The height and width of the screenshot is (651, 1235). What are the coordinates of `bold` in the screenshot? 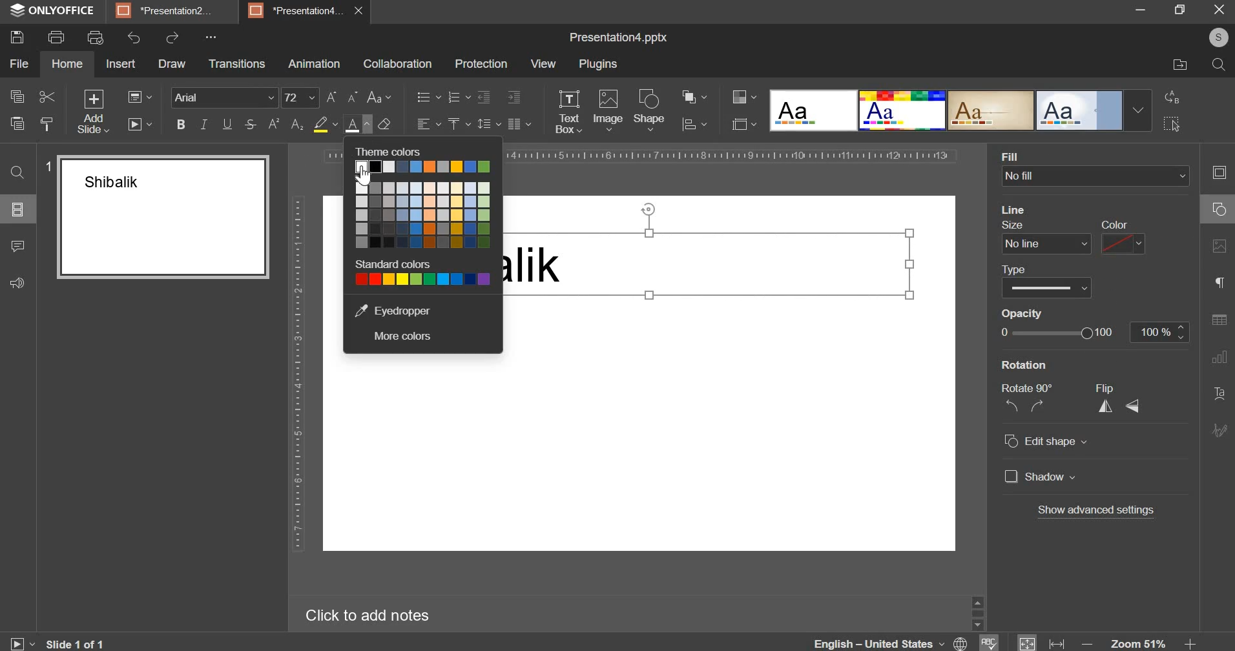 It's located at (181, 124).